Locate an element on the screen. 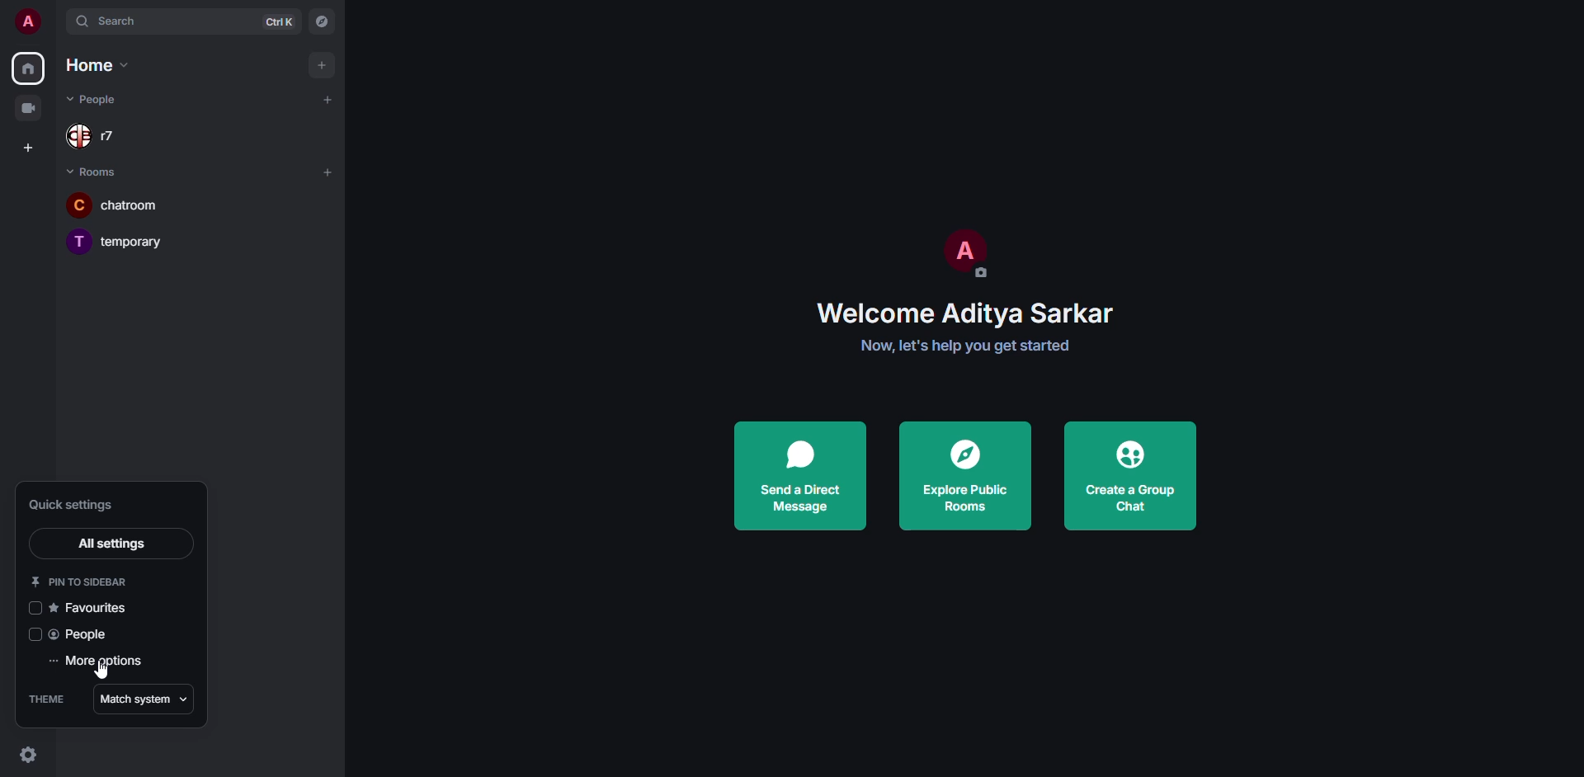 The width and height of the screenshot is (1584, 777). search is located at coordinates (125, 21).